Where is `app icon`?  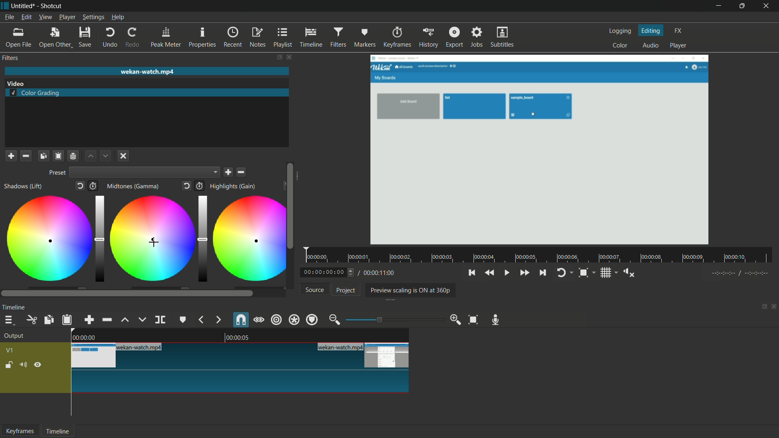
app icon is located at coordinates (5, 6).